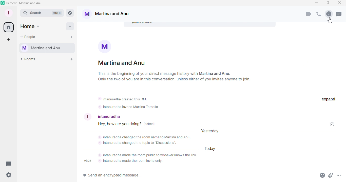 The image size is (346, 182). I want to click on Message, so click(124, 125).